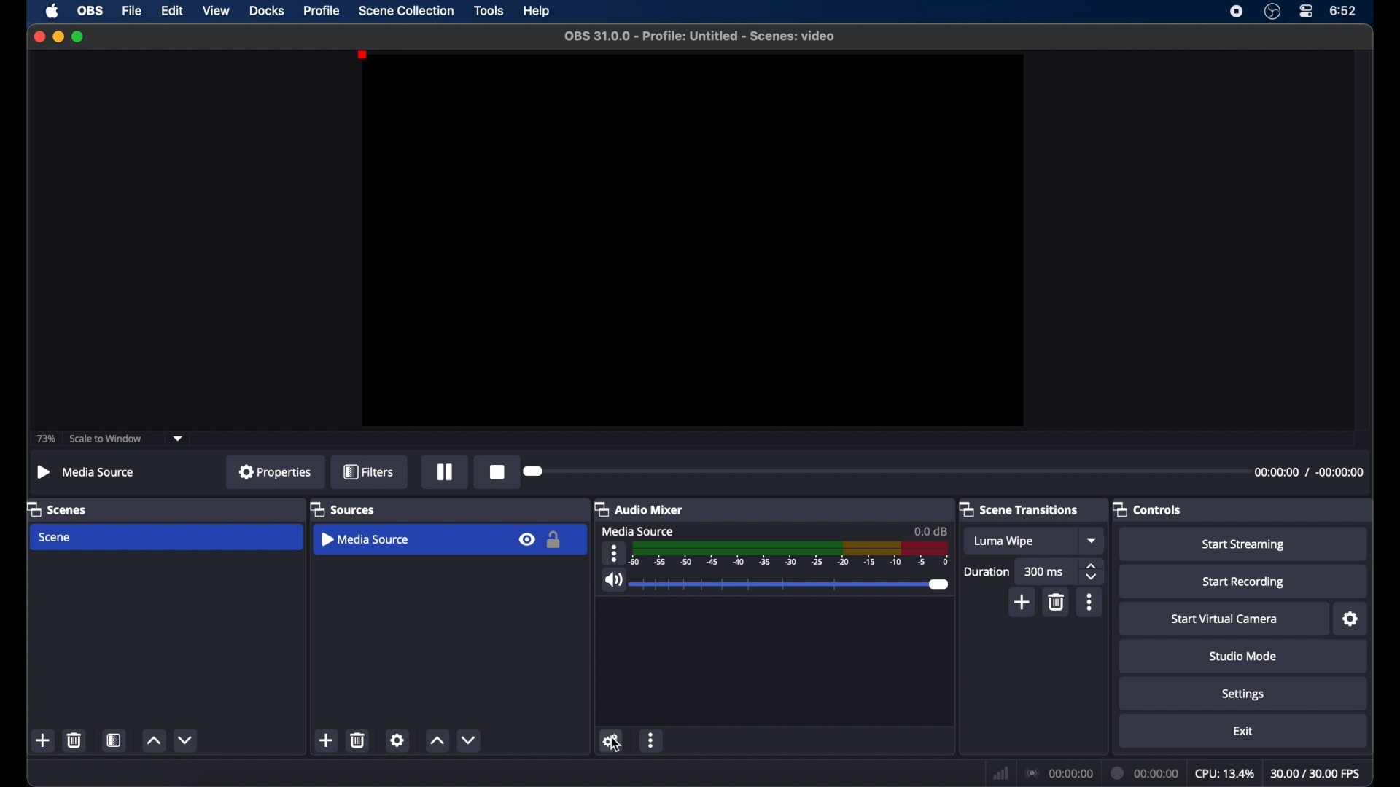 The width and height of the screenshot is (1400, 787). Describe the element at coordinates (216, 11) in the screenshot. I see `view` at that location.